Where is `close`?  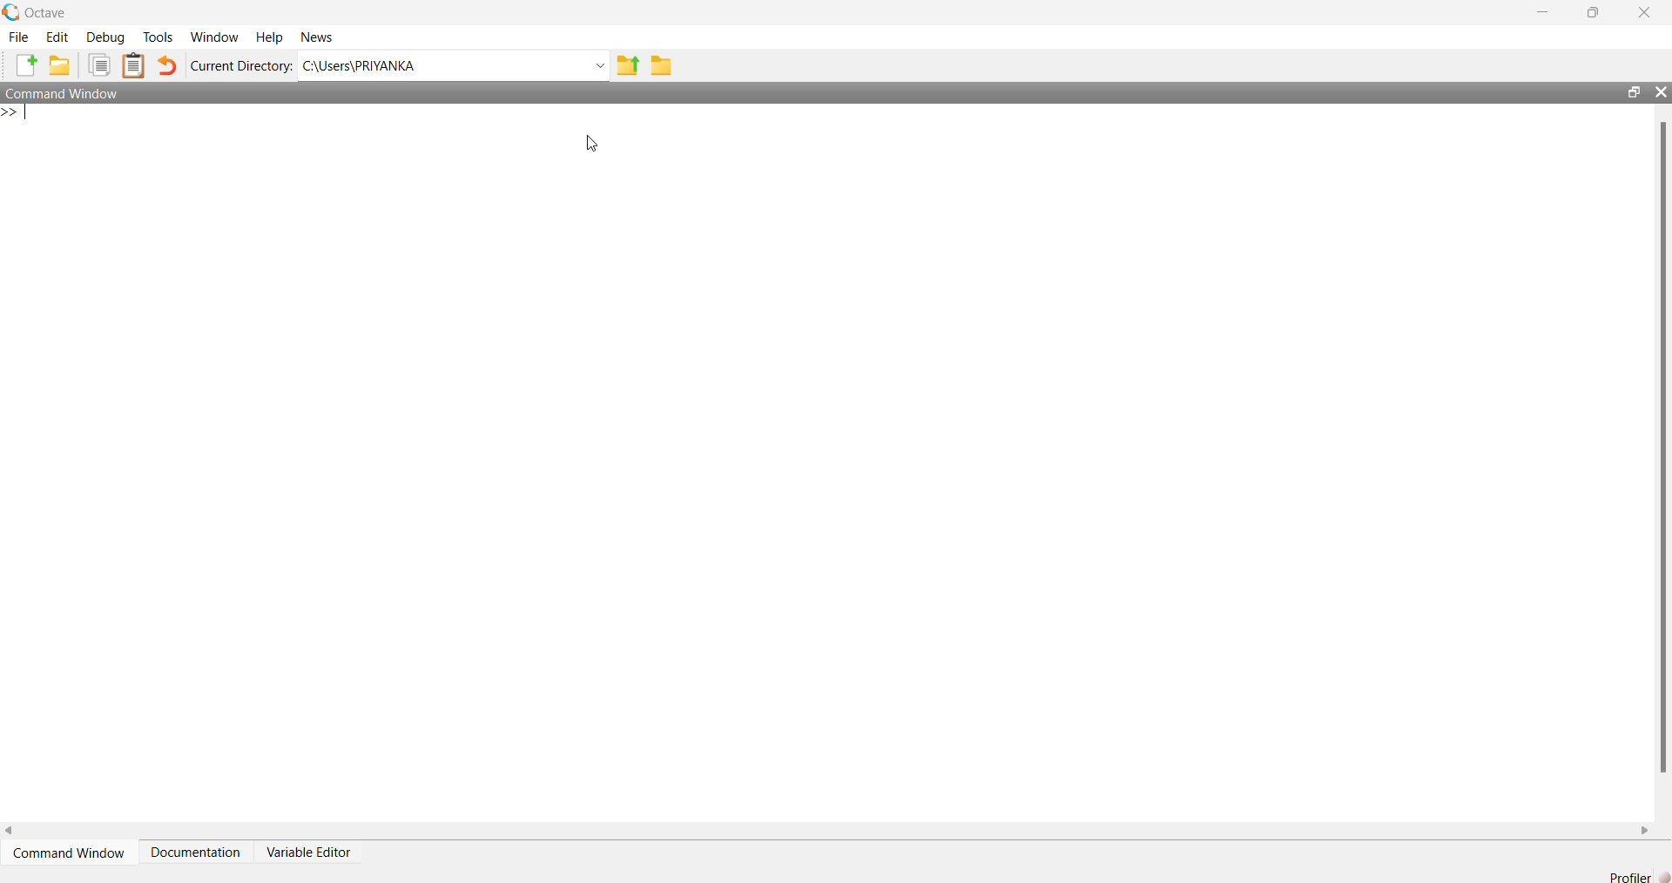 close is located at coordinates (1660, 91).